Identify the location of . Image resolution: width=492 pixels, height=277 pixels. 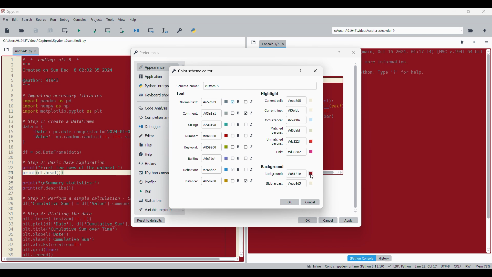
(311, 176).